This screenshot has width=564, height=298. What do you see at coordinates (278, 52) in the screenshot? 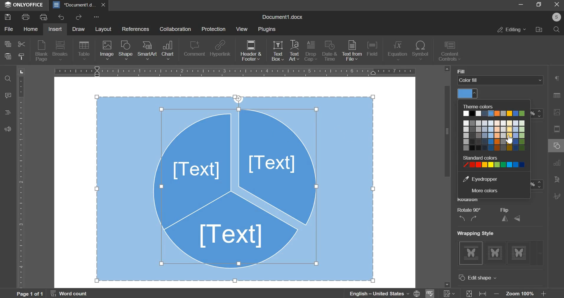
I see `text box` at bounding box center [278, 52].